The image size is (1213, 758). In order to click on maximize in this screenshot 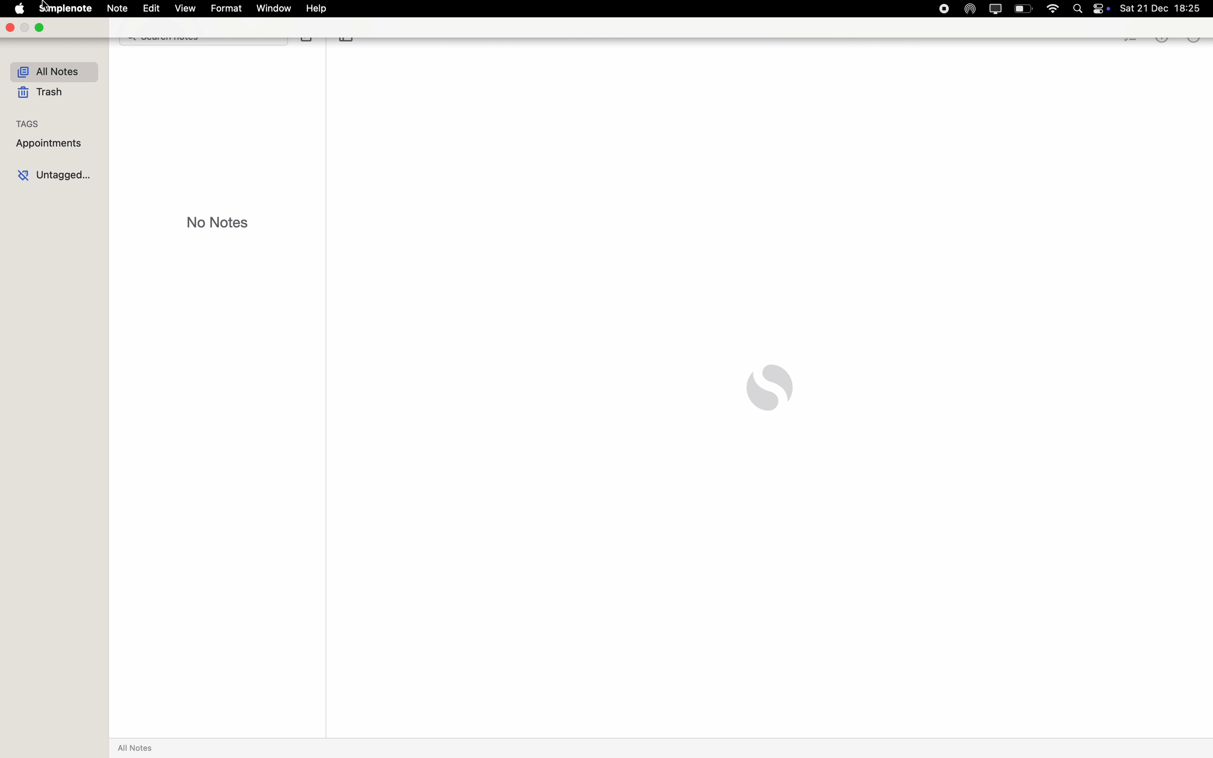, I will do `click(40, 28)`.